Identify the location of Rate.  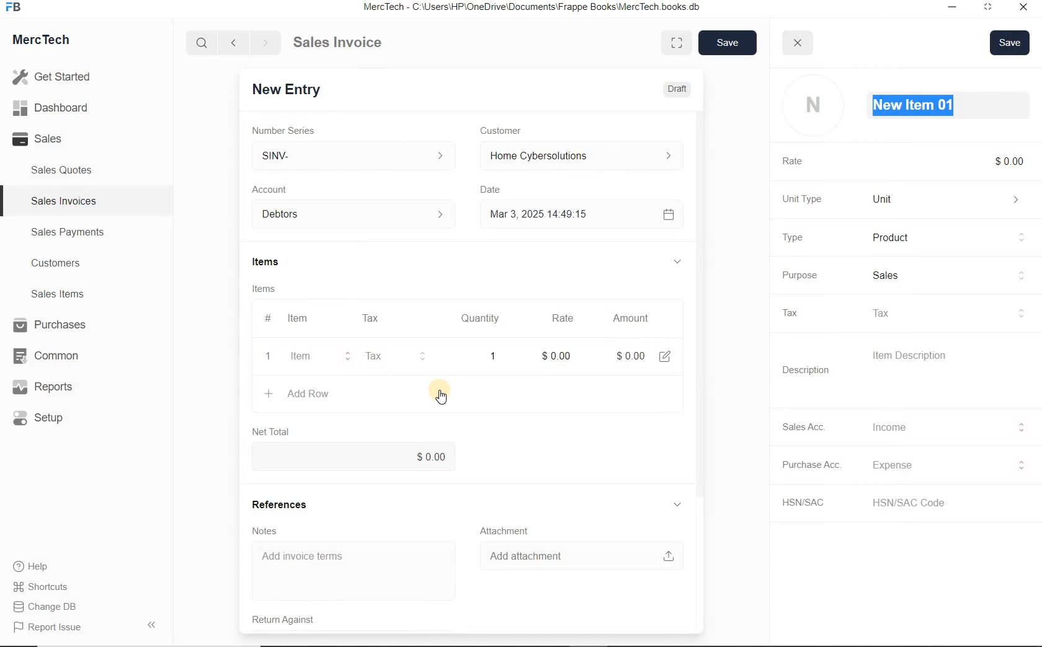
(562, 318).